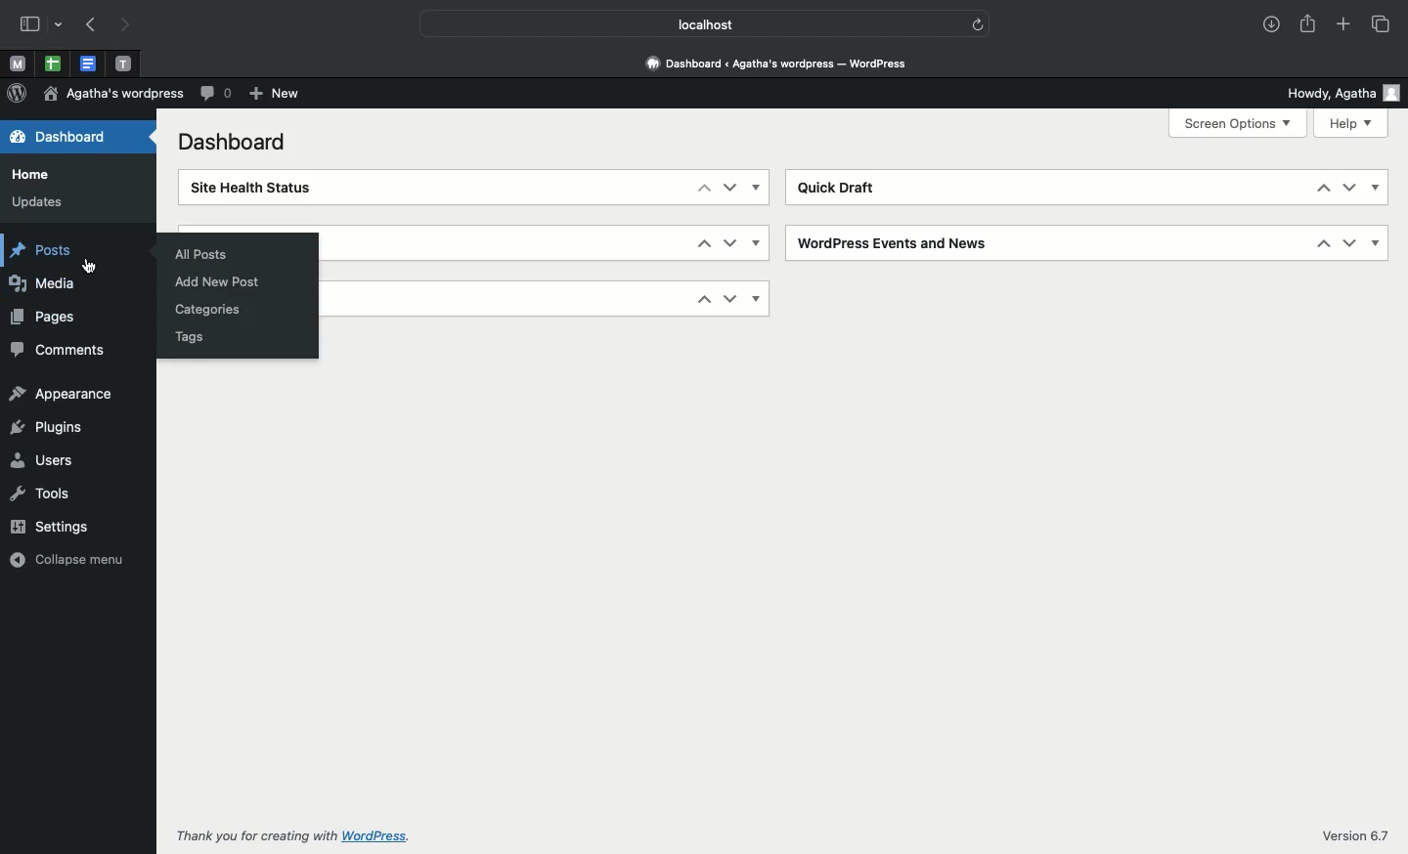  What do you see at coordinates (217, 95) in the screenshot?
I see `Comments` at bounding box center [217, 95].